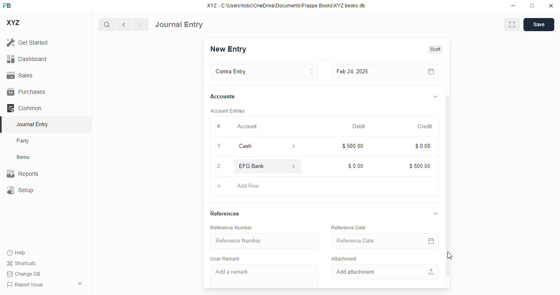  I want to click on previous, so click(124, 25).